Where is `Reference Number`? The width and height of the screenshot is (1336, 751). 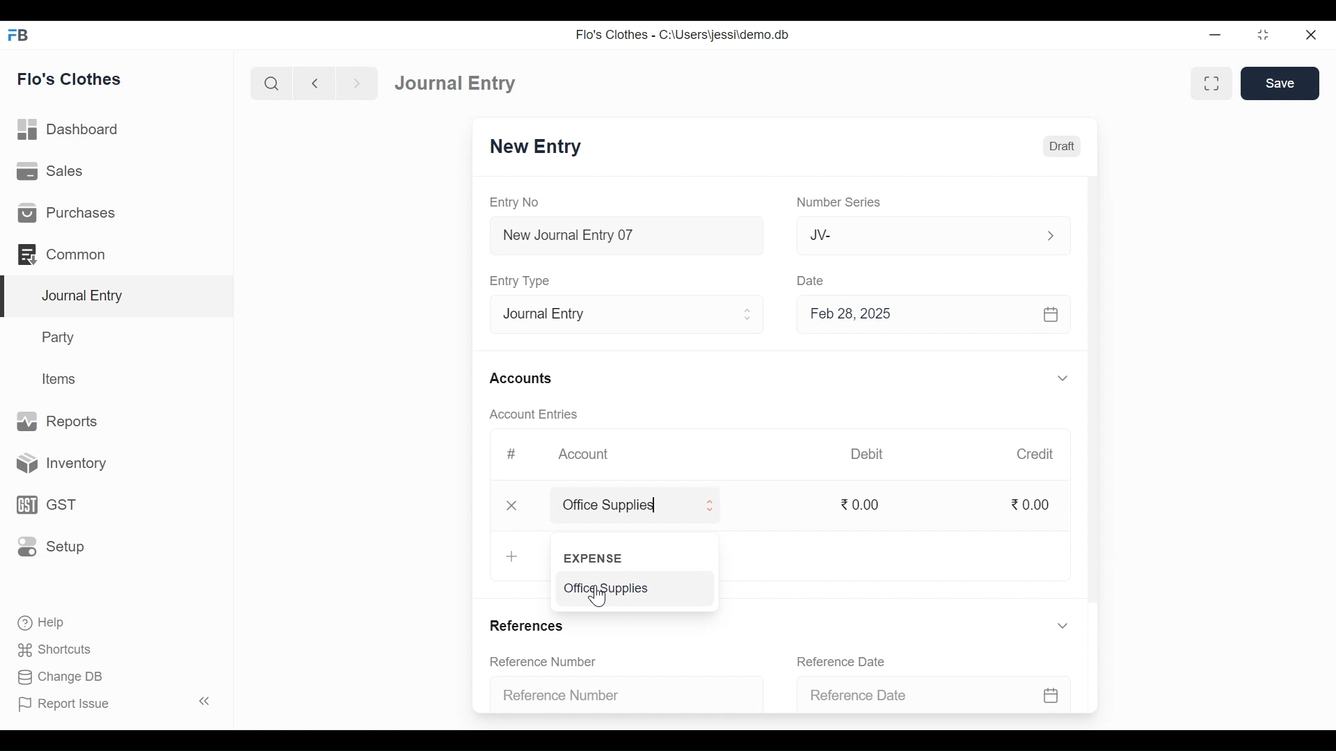 Reference Number is located at coordinates (617, 697).